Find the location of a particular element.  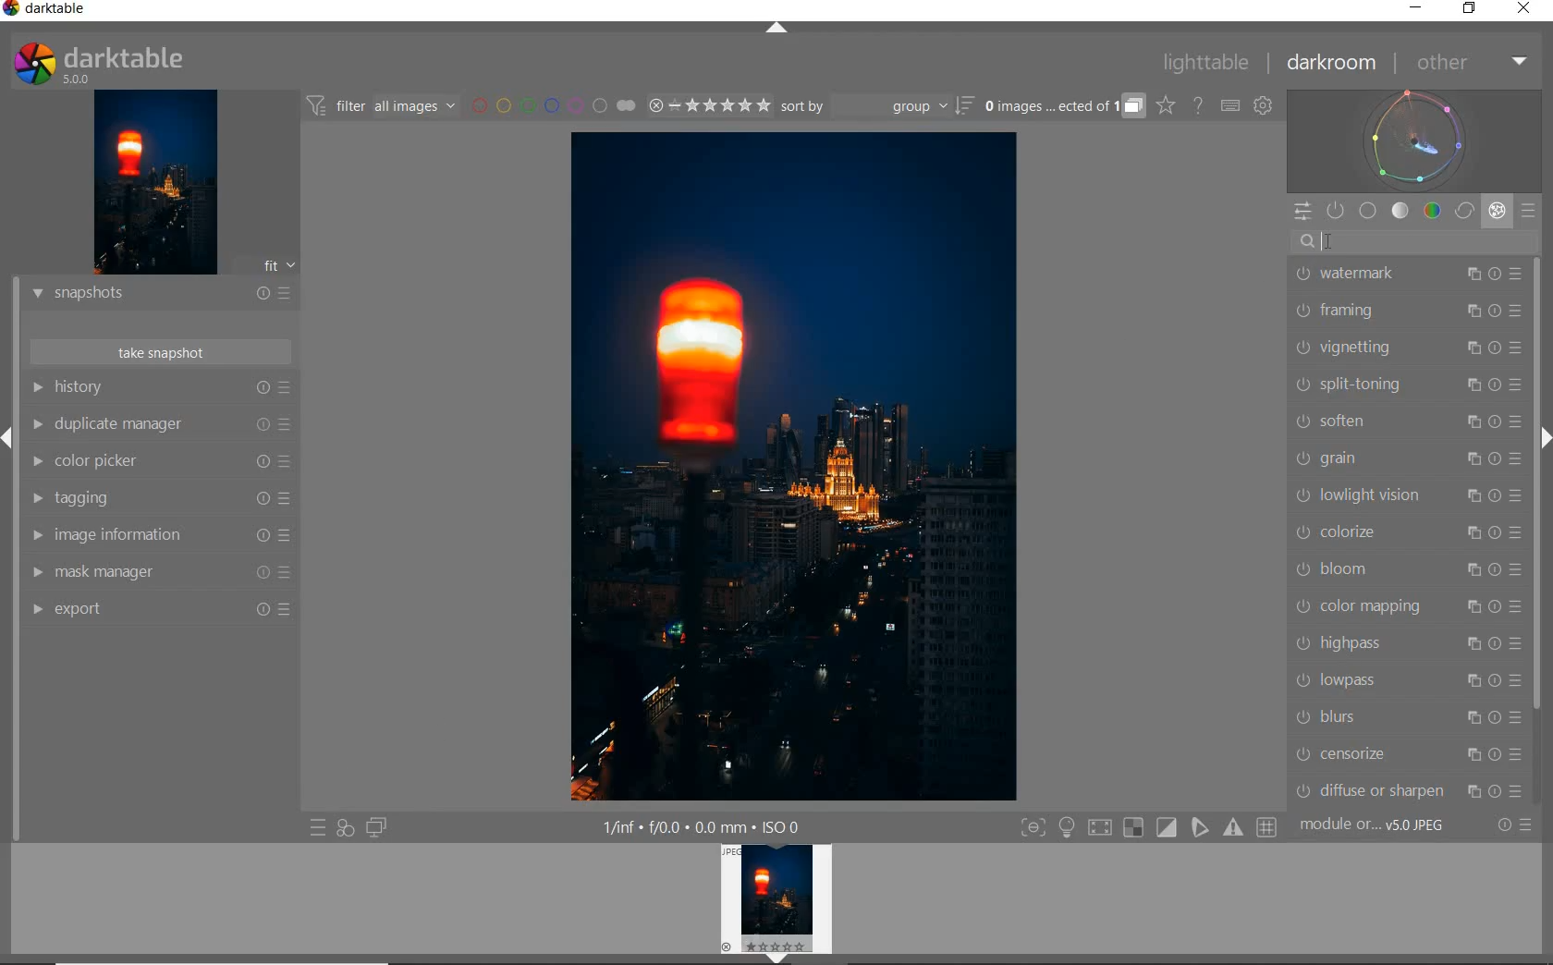

BLURS is located at coordinates (1357, 718).